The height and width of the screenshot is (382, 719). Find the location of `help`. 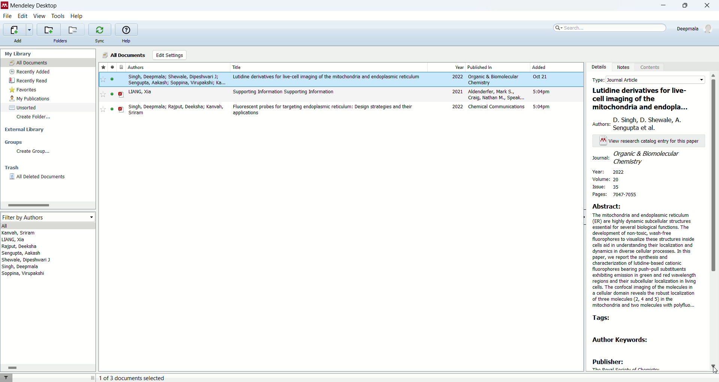

help is located at coordinates (126, 41).